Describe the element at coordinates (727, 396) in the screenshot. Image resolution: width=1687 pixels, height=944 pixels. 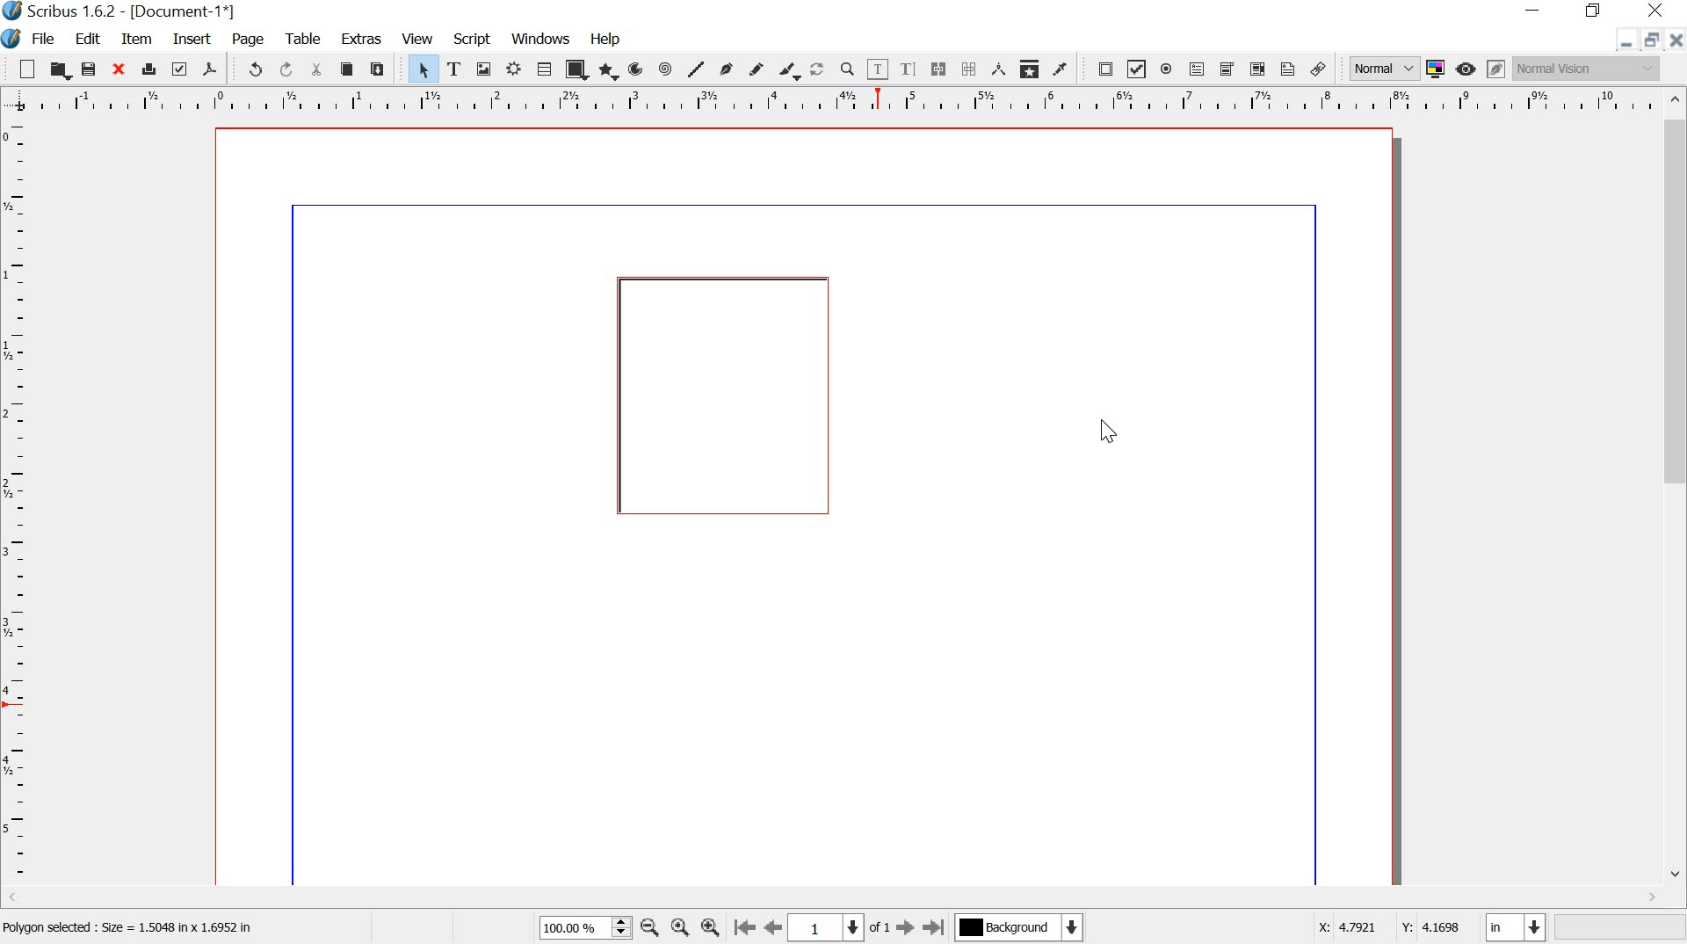
I see `object locked` at that location.